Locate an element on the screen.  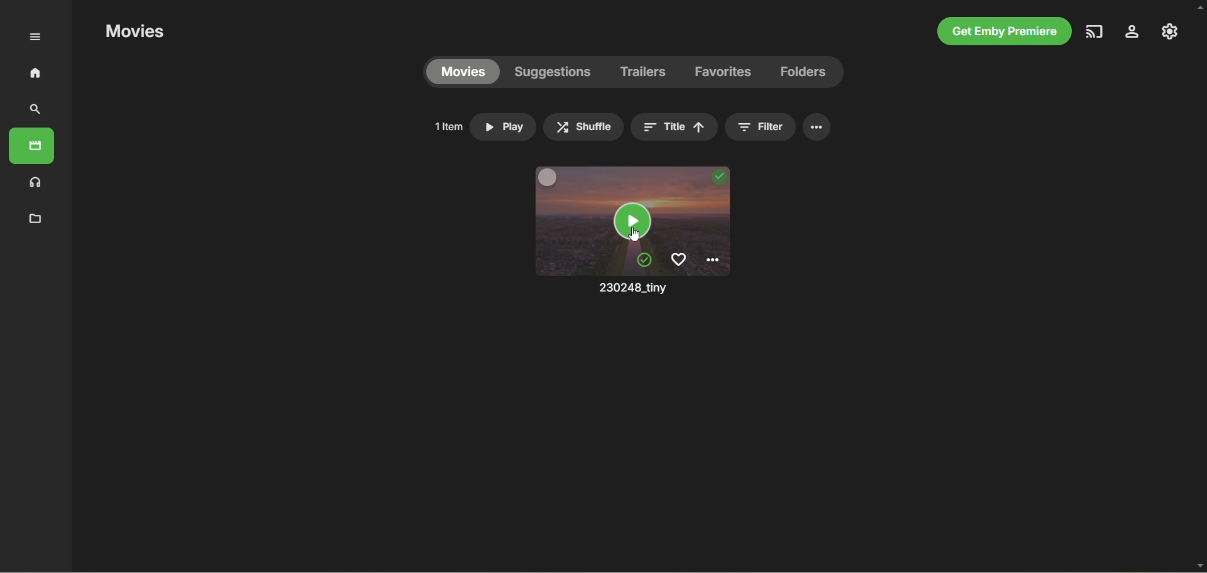
movies is located at coordinates (32, 146).